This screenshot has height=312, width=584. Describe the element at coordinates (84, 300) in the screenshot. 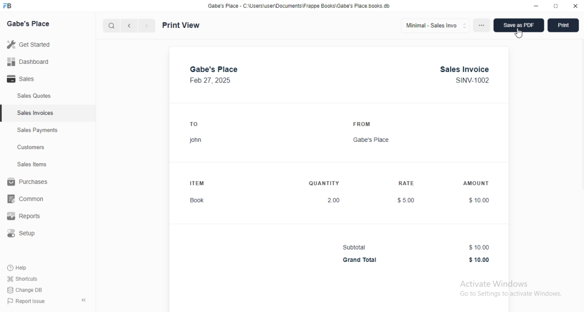

I see `toggle sidebar` at that location.